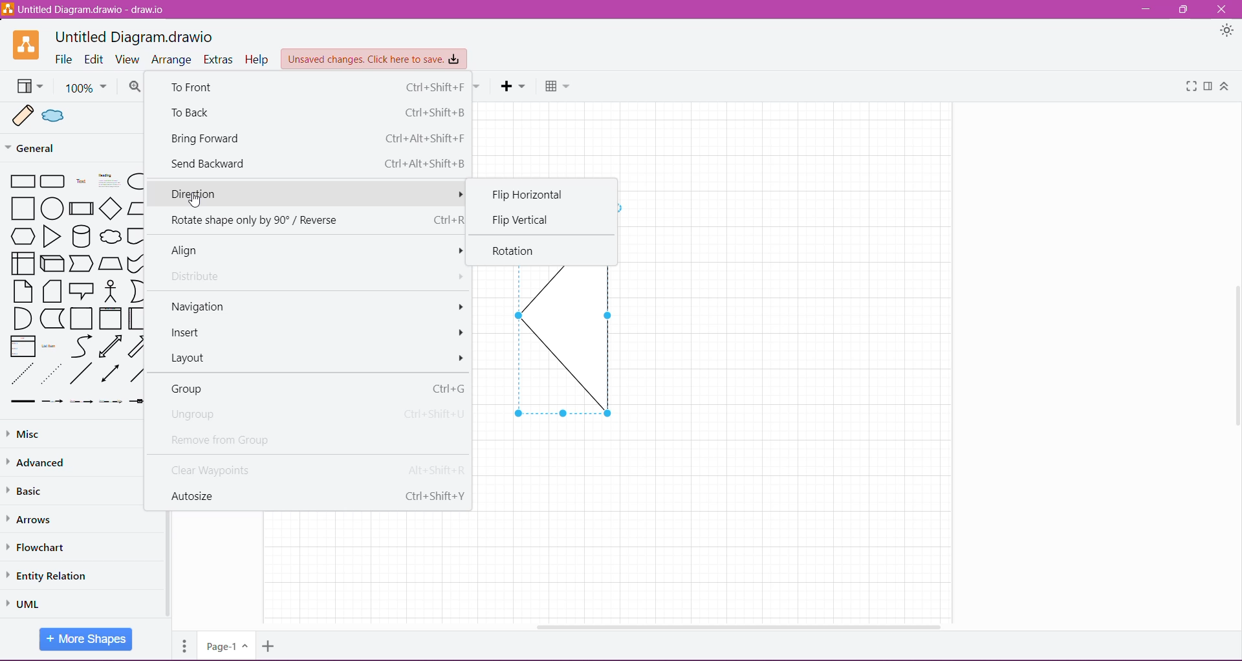 This screenshot has width=1242, height=661. What do you see at coordinates (63, 59) in the screenshot?
I see `File` at bounding box center [63, 59].